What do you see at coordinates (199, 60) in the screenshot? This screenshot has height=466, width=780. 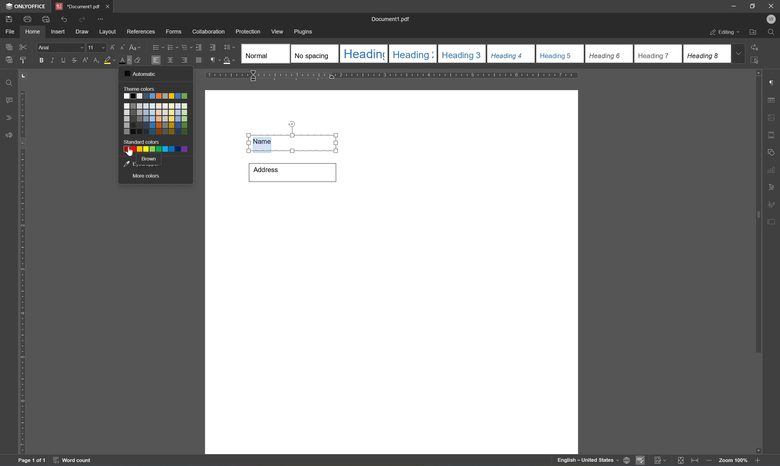 I see `justified` at bounding box center [199, 60].